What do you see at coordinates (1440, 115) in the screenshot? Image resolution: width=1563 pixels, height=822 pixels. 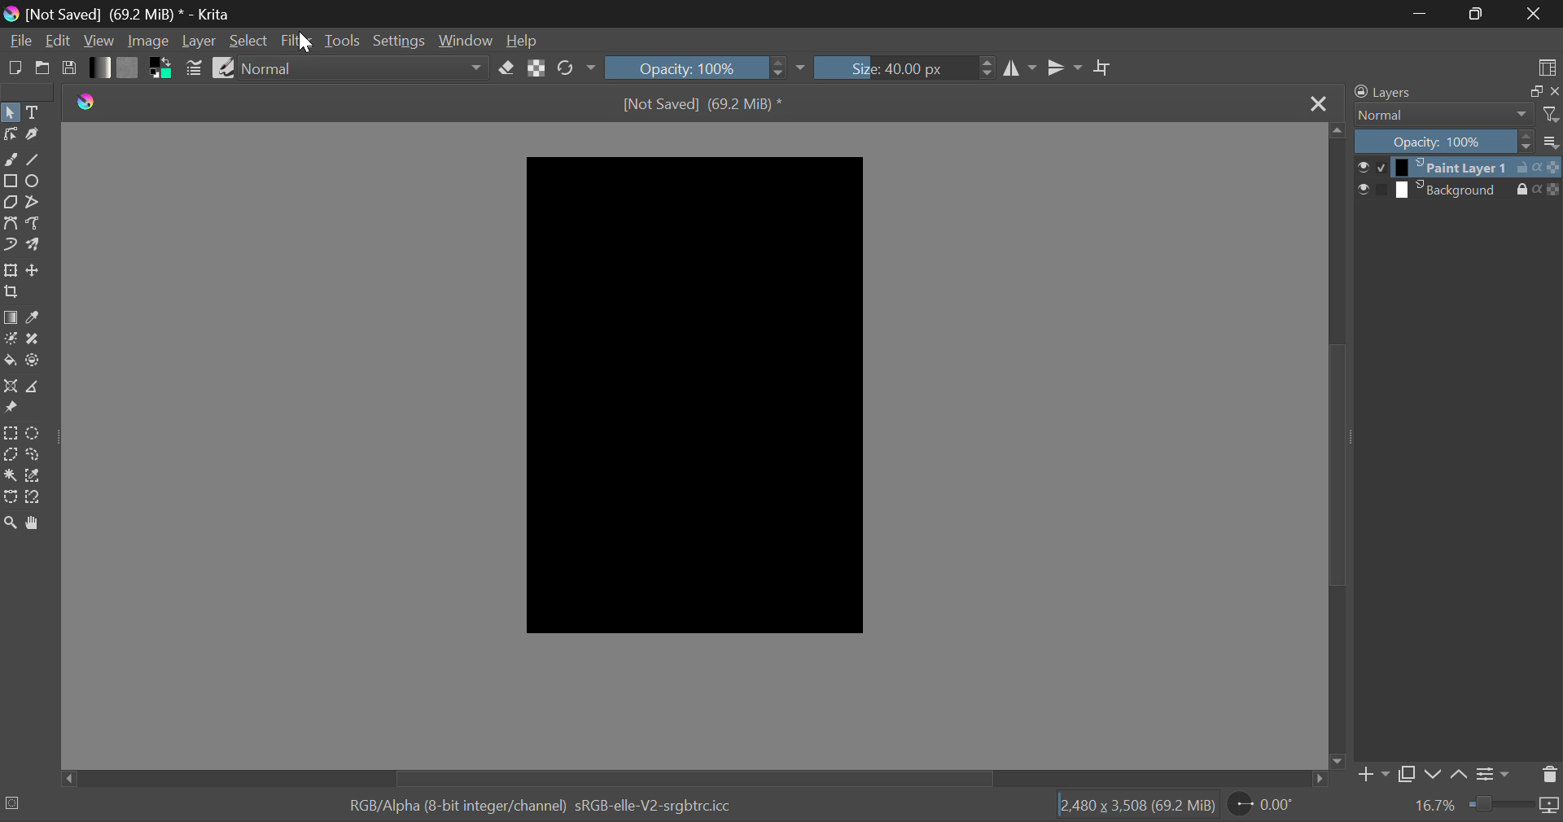 I see `Blending Mode` at bounding box center [1440, 115].